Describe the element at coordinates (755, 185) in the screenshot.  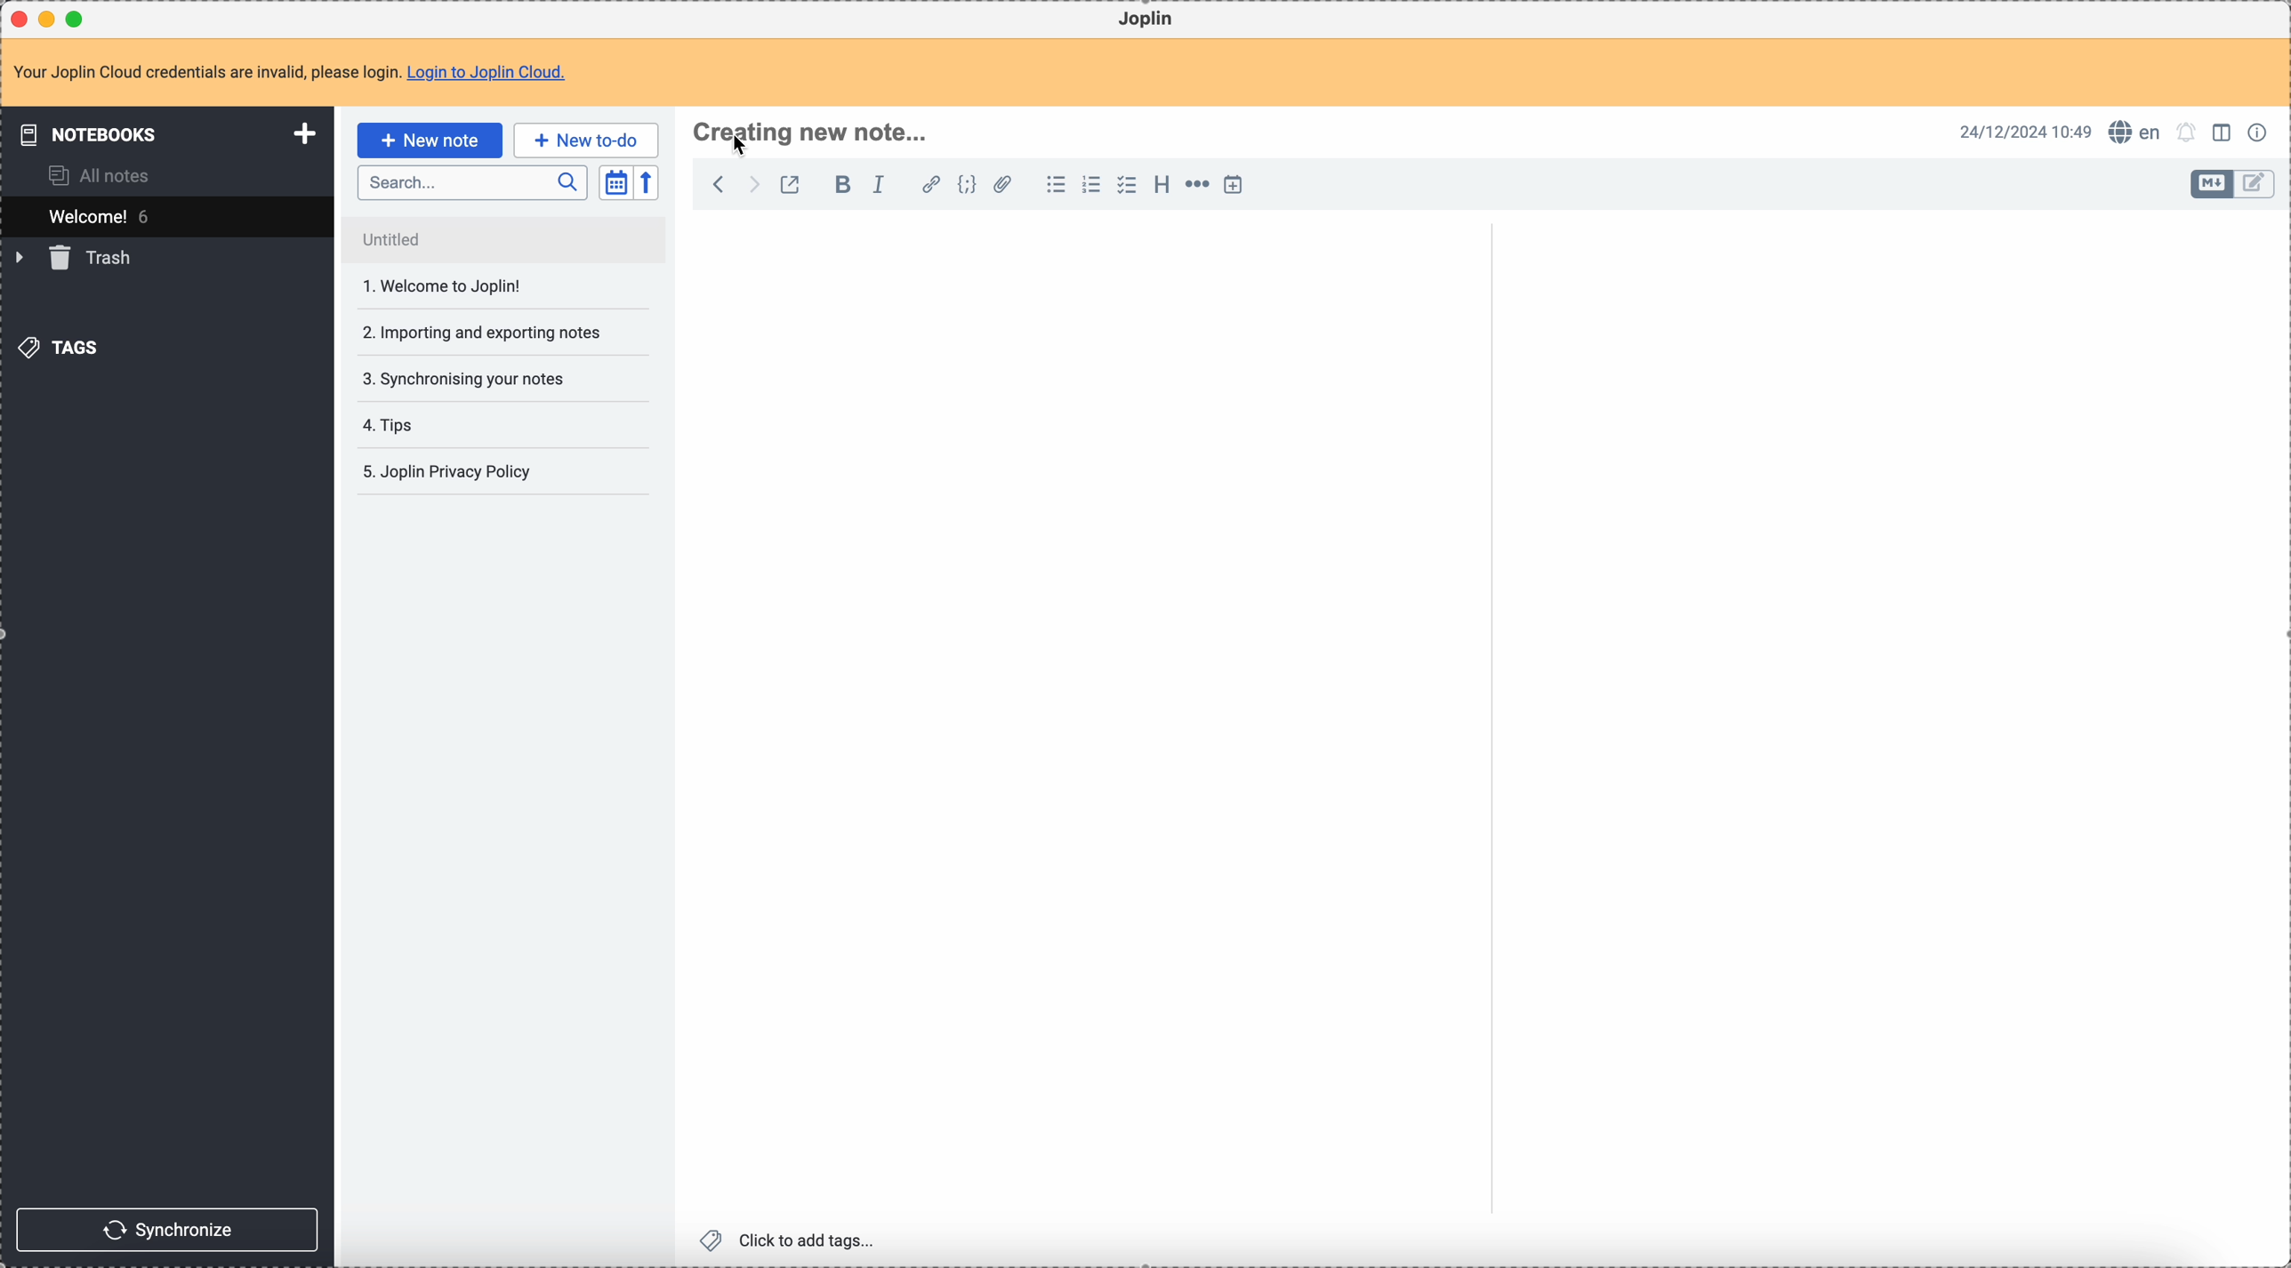
I see `foward` at that location.